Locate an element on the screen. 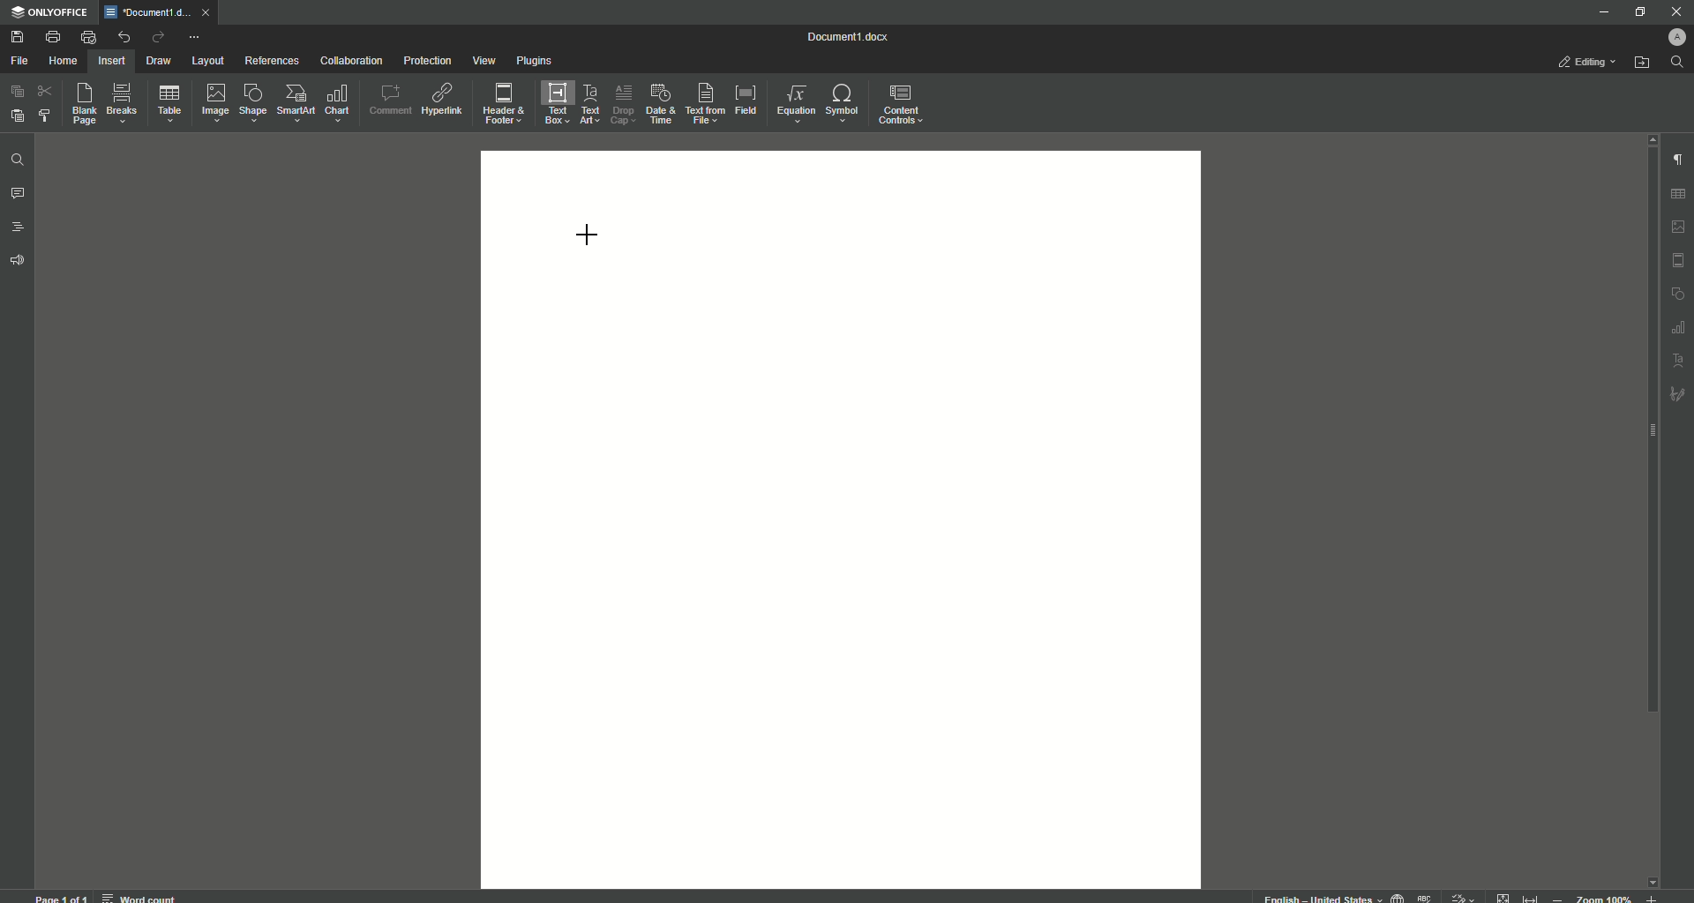 The width and height of the screenshot is (1694, 903). scroll up is located at coordinates (1648, 138).